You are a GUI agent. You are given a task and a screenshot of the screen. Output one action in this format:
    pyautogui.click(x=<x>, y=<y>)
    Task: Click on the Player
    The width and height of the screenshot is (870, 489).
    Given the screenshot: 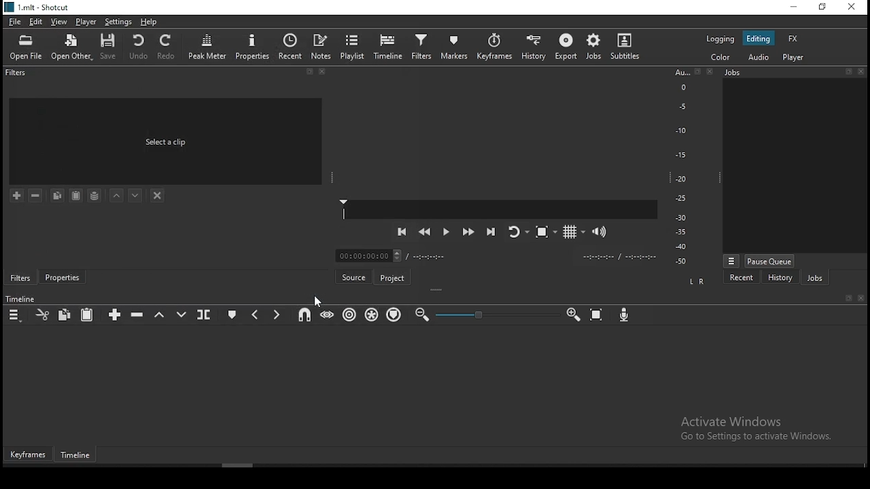 What is the action you would take?
    pyautogui.click(x=500, y=209)
    